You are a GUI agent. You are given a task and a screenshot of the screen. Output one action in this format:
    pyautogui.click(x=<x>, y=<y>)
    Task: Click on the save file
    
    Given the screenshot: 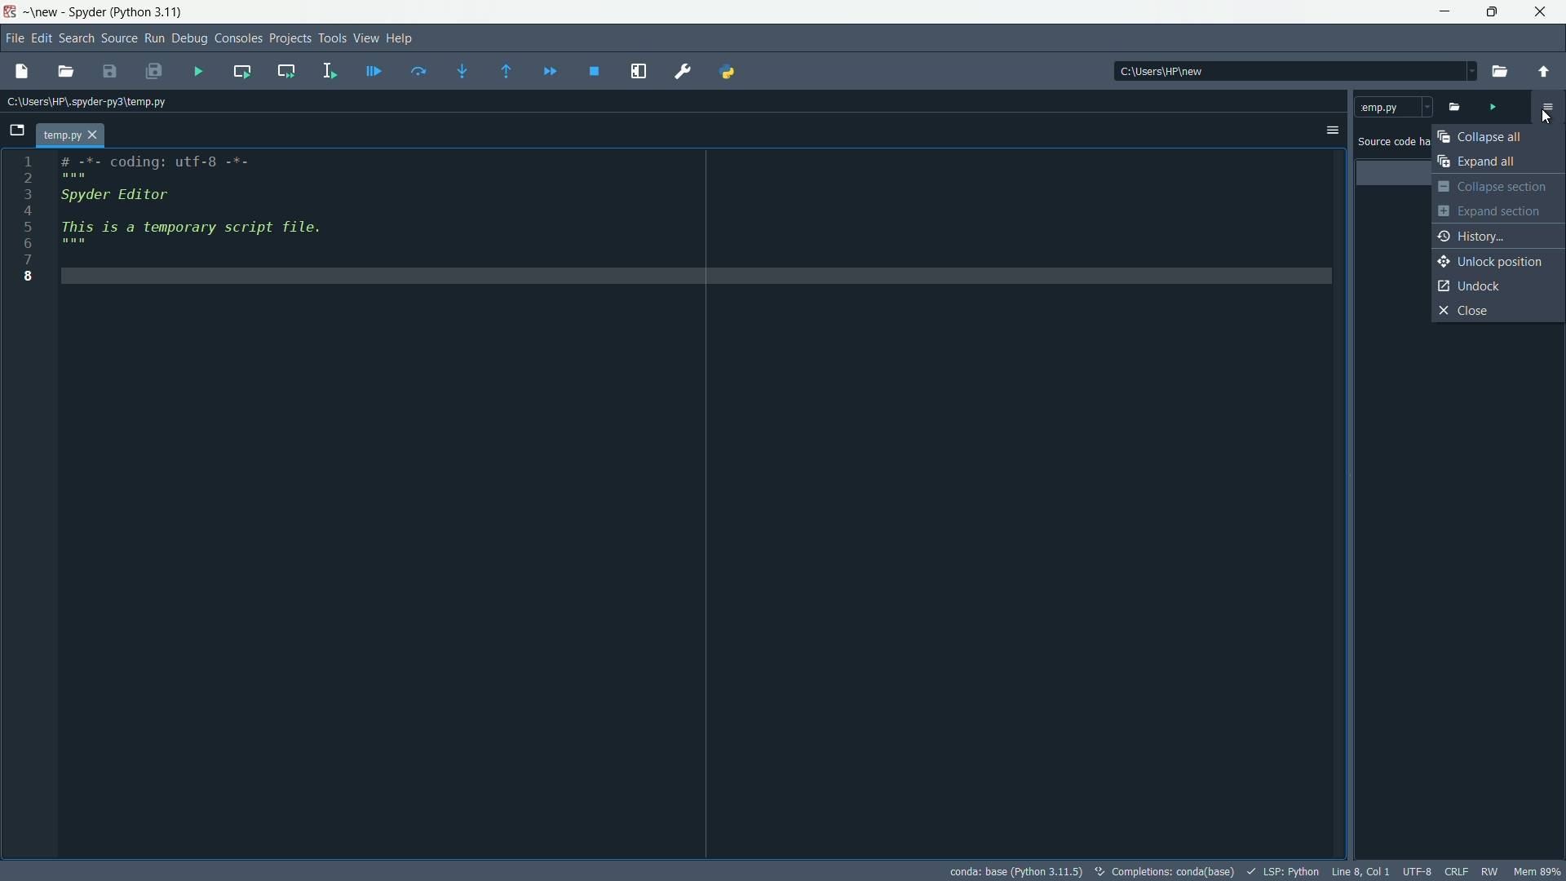 What is the action you would take?
    pyautogui.click(x=111, y=73)
    